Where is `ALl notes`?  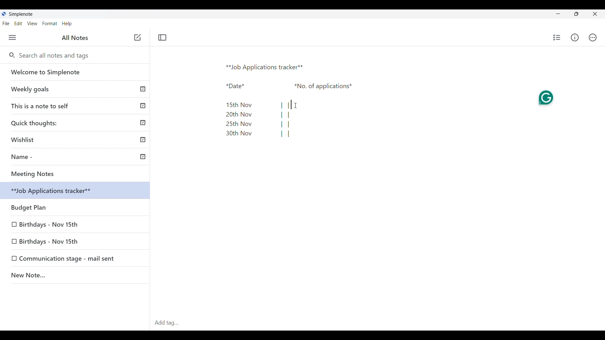 ALl notes is located at coordinates (75, 37).